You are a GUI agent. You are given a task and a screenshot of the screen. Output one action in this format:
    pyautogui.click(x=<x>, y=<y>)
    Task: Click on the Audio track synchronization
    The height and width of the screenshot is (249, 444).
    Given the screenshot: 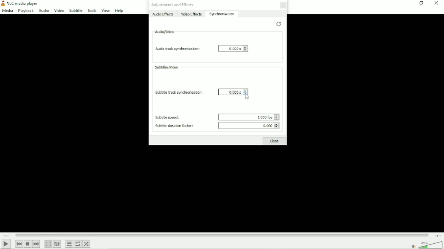 What is the action you would take?
    pyautogui.click(x=176, y=49)
    